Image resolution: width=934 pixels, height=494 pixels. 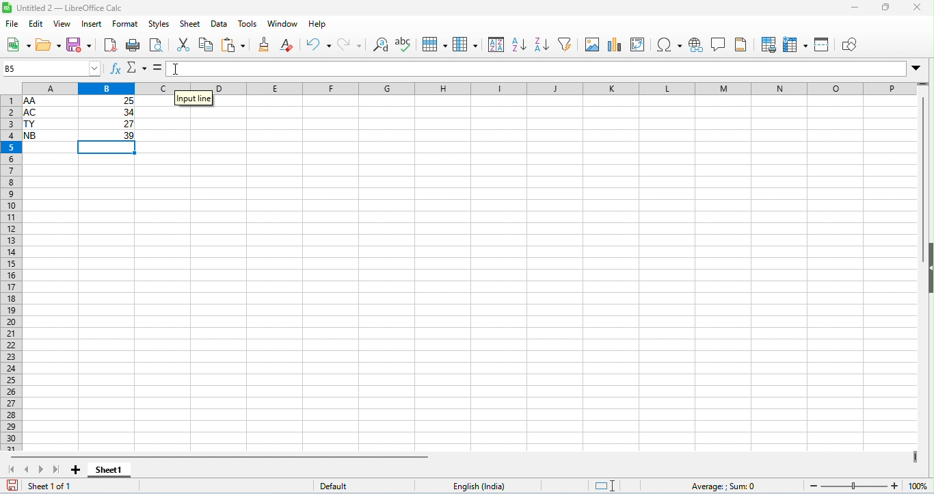 What do you see at coordinates (725, 486) in the screenshot?
I see `formula` at bounding box center [725, 486].